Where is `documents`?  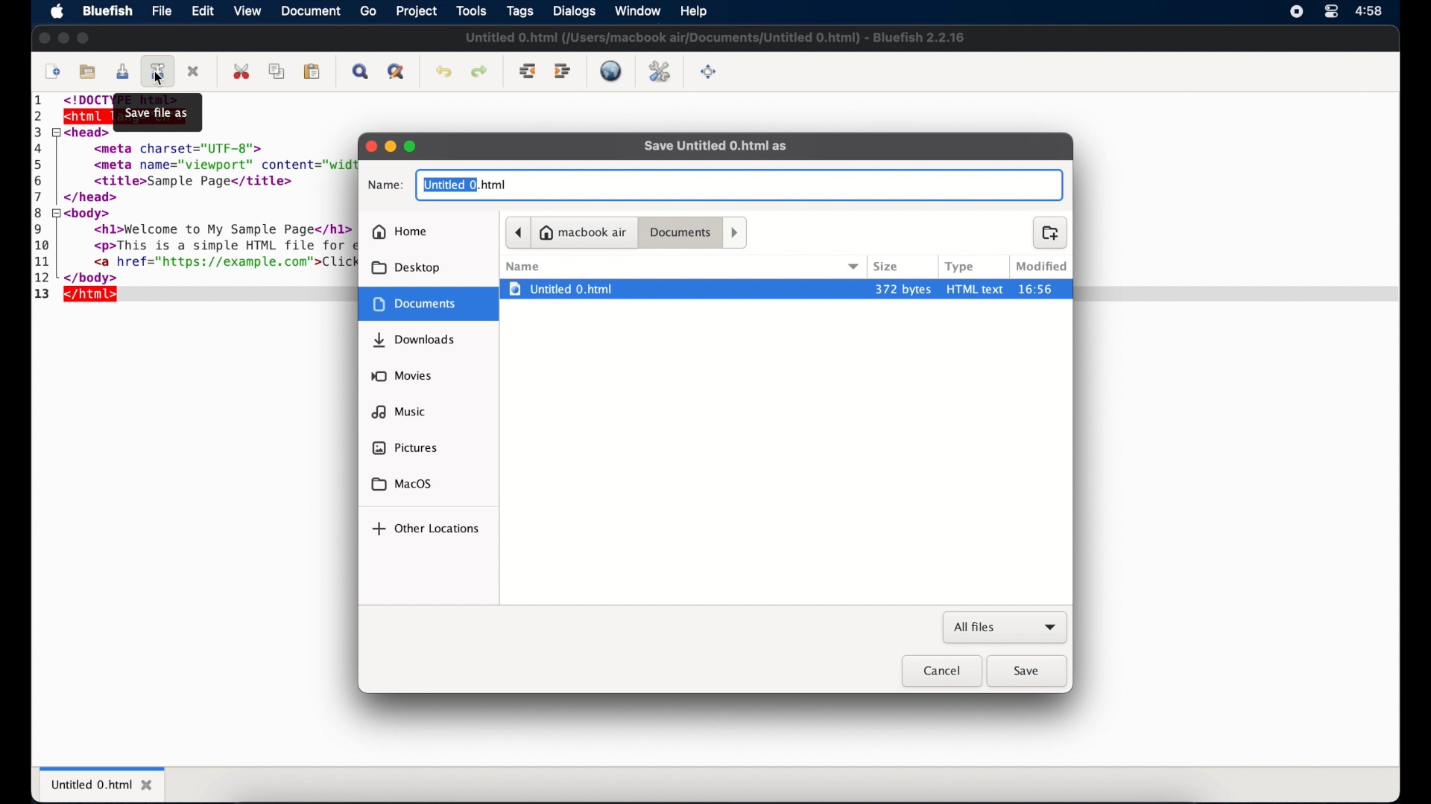 documents is located at coordinates (680, 232).